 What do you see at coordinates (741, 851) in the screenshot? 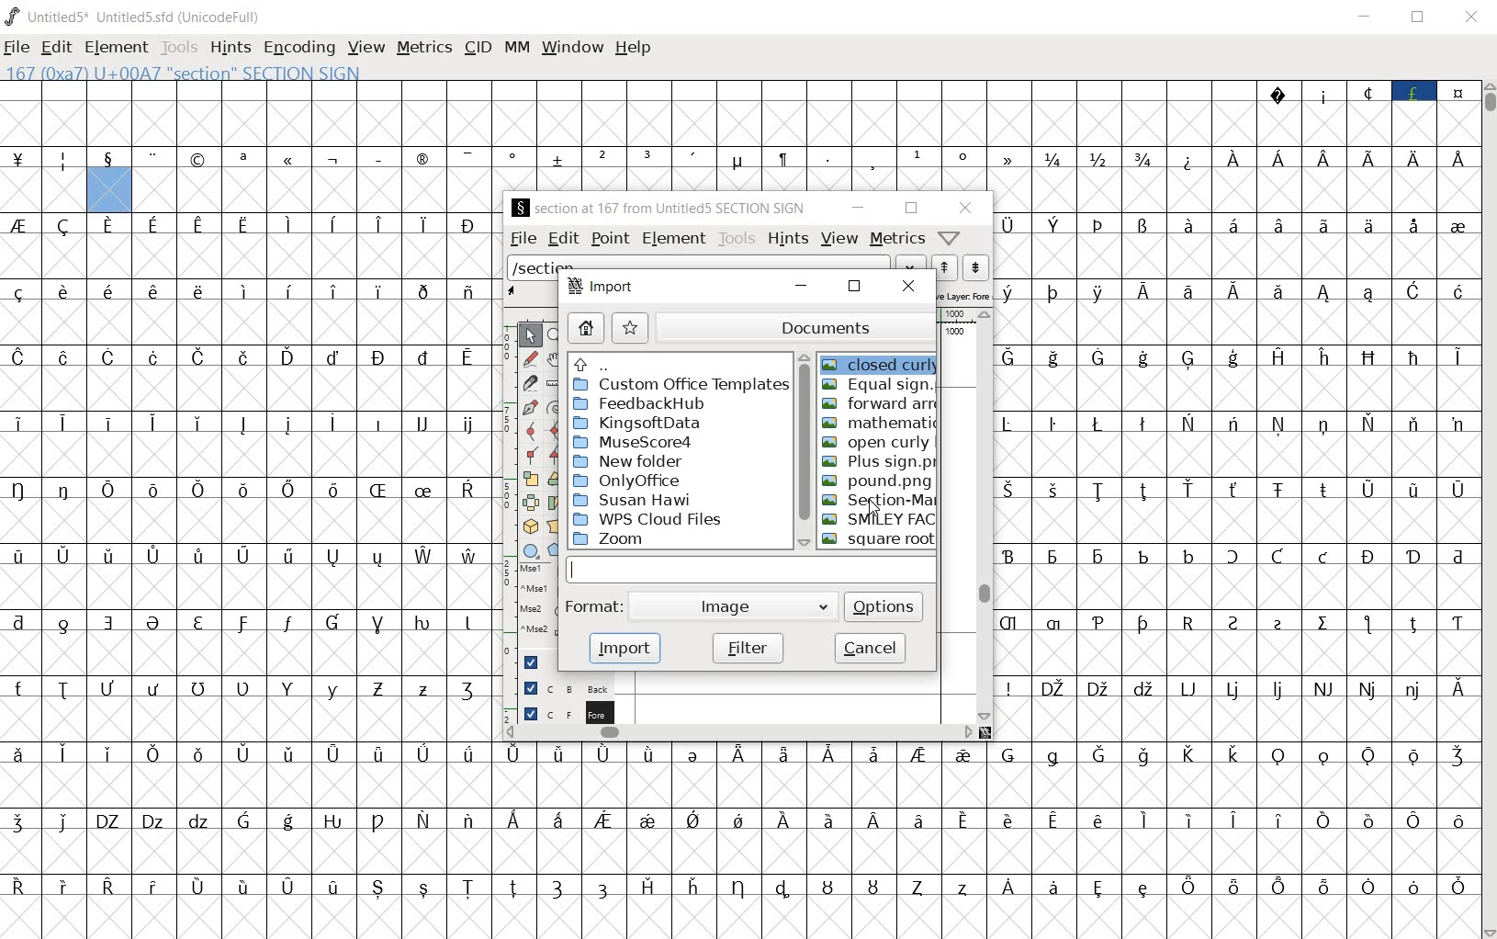
I see `empty cells` at bounding box center [741, 851].